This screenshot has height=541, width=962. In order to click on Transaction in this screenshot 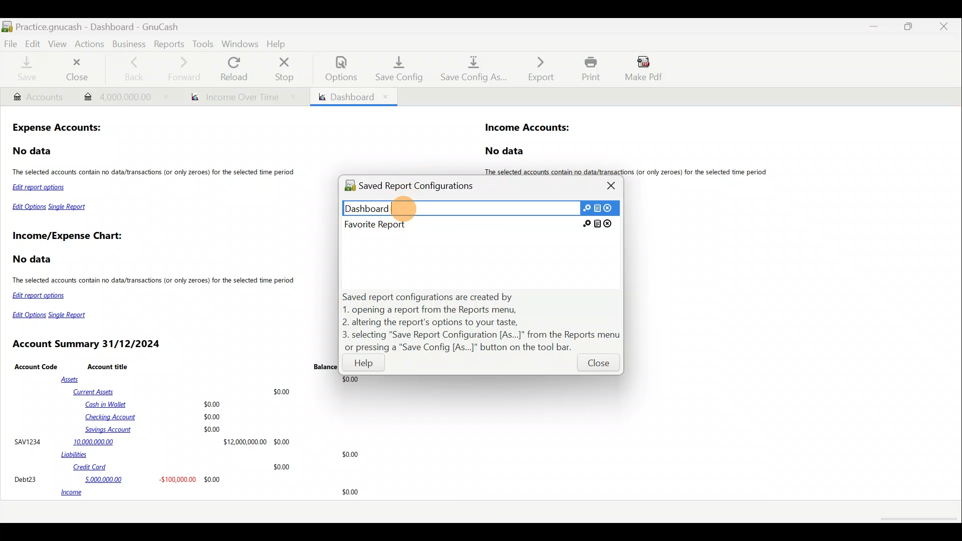, I will do `click(121, 96)`.